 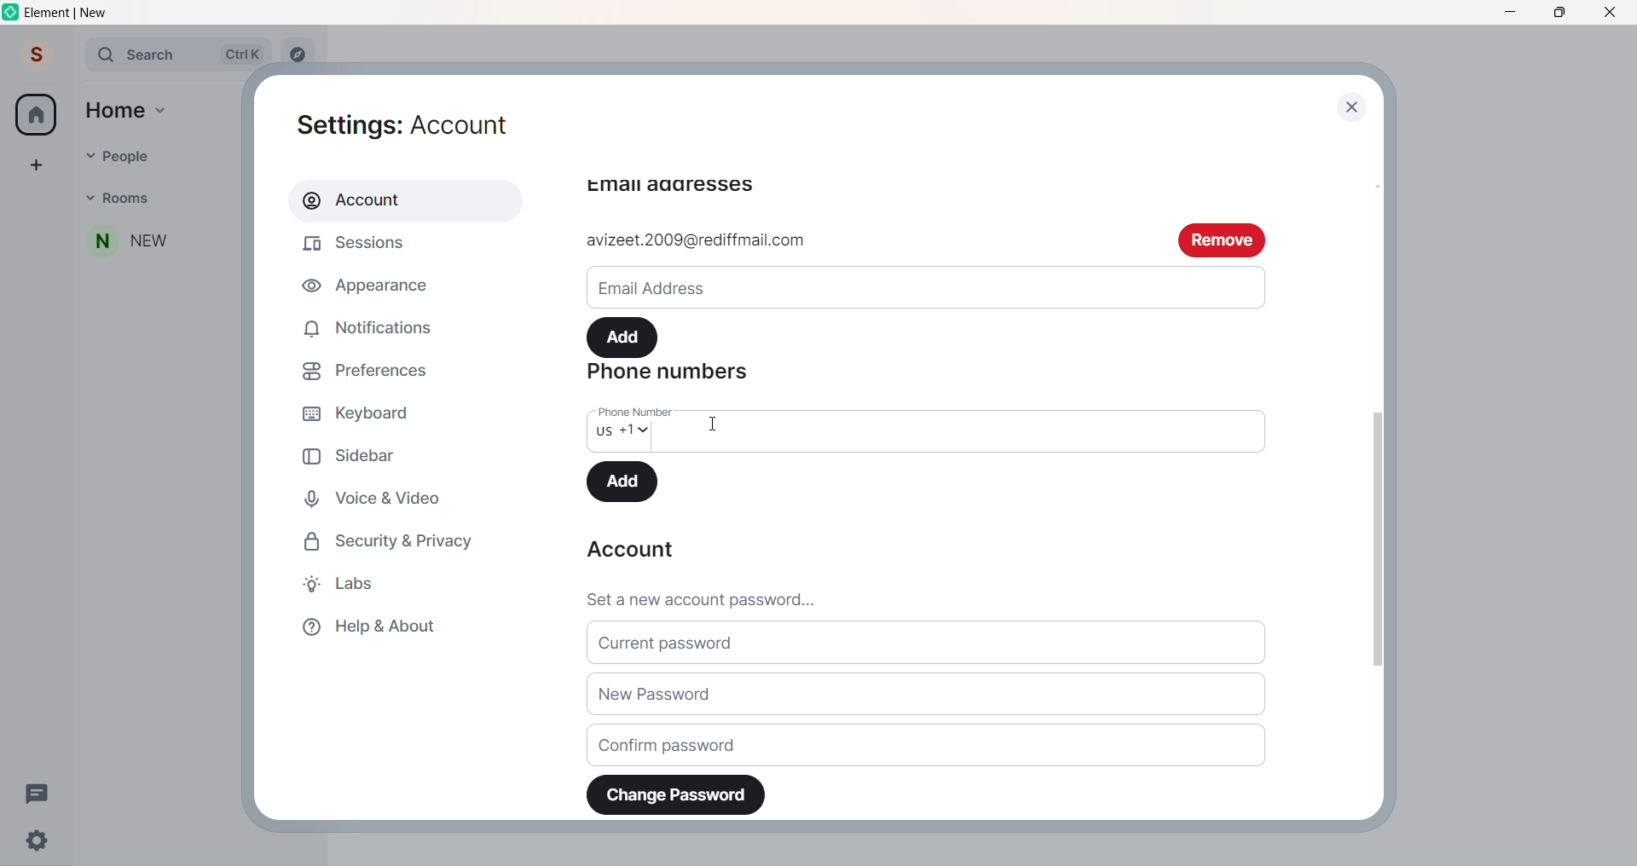 I want to click on Account, so click(x=631, y=551).